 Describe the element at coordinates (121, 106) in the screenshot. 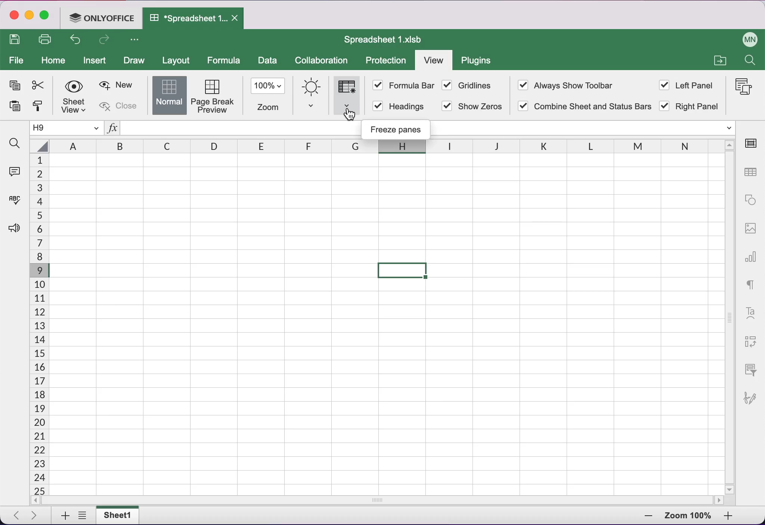

I see `close` at that location.